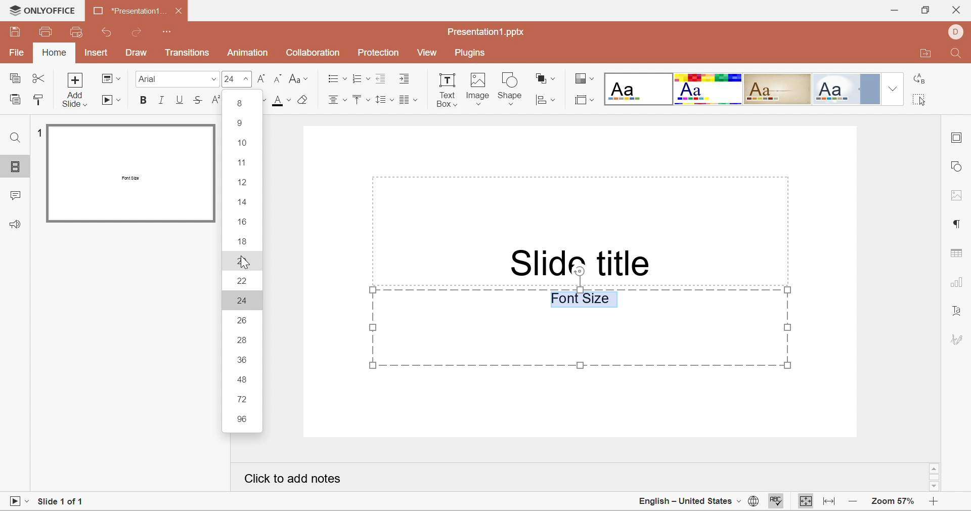  I want to click on Zoom in, so click(933, 503).